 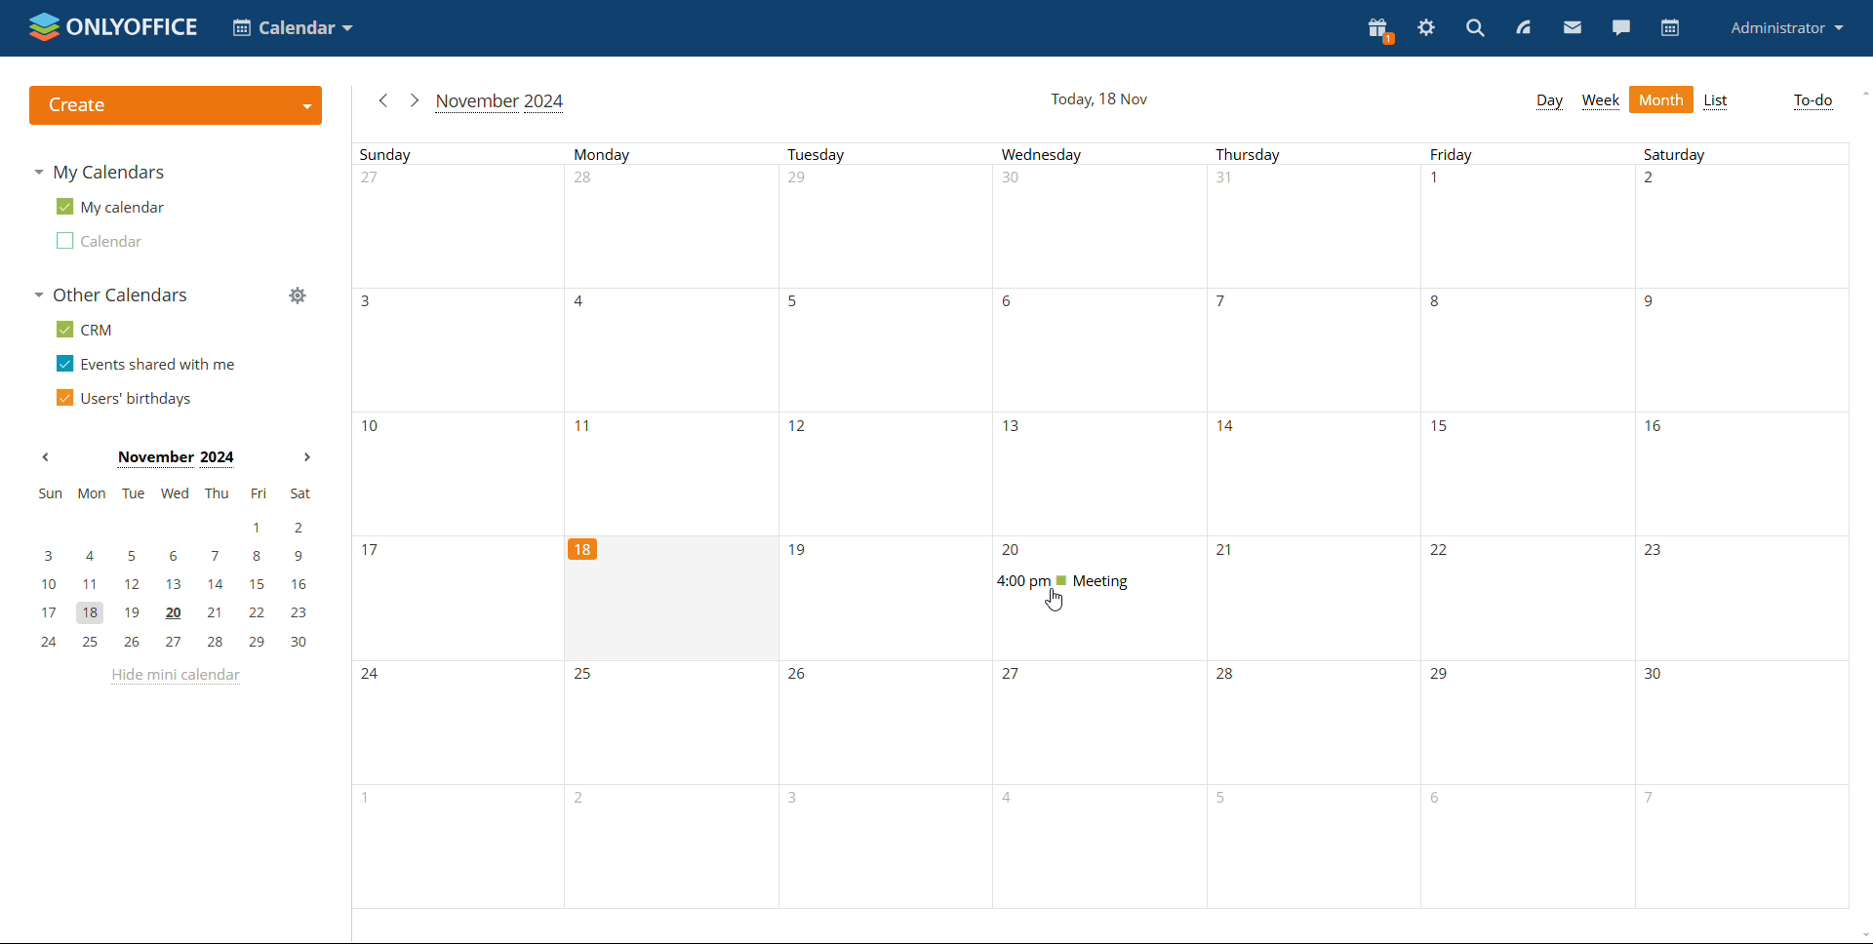 What do you see at coordinates (887, 527) in the screenshot?
I see `tuesdays` at bounding box center [887, 527].